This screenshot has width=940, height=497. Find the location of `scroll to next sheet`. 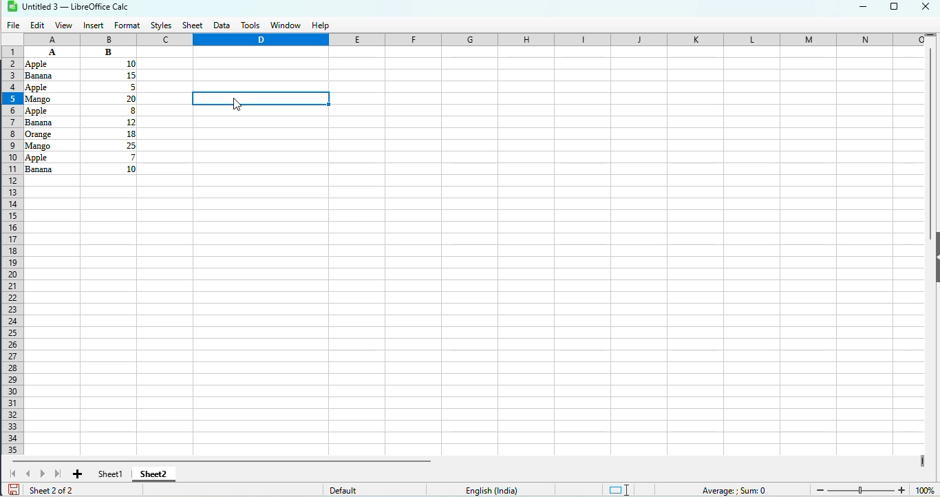

scroll to next sheet is located at coordinates (44, 474).